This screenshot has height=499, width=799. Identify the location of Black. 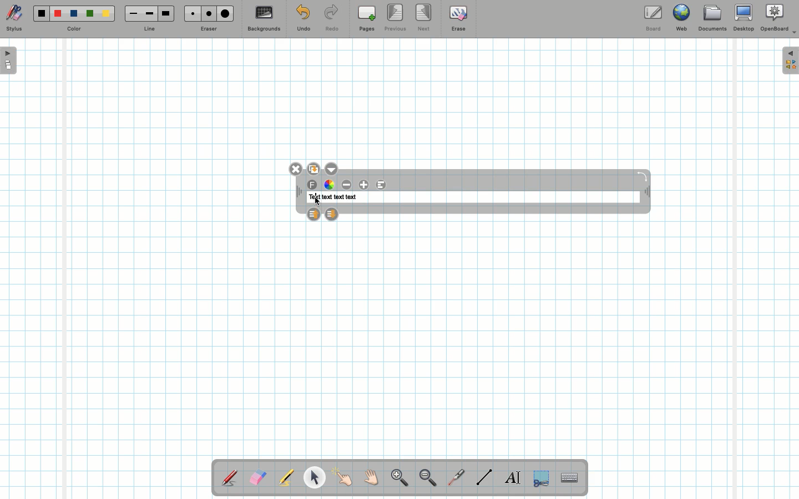
(41, 13).